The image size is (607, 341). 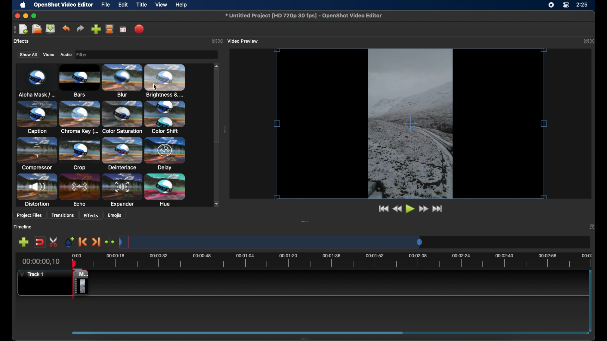 What do you see at coordinates (82, 242) in the screenshot?
I see `previous marker` at bounding box center [82, 242].